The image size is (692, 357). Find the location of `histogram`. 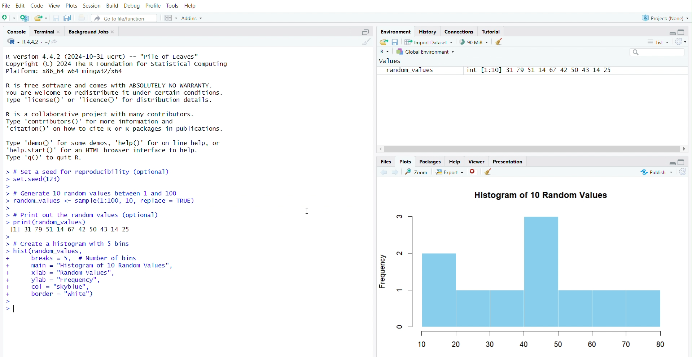

histogram is located at coordinates (539, 274).